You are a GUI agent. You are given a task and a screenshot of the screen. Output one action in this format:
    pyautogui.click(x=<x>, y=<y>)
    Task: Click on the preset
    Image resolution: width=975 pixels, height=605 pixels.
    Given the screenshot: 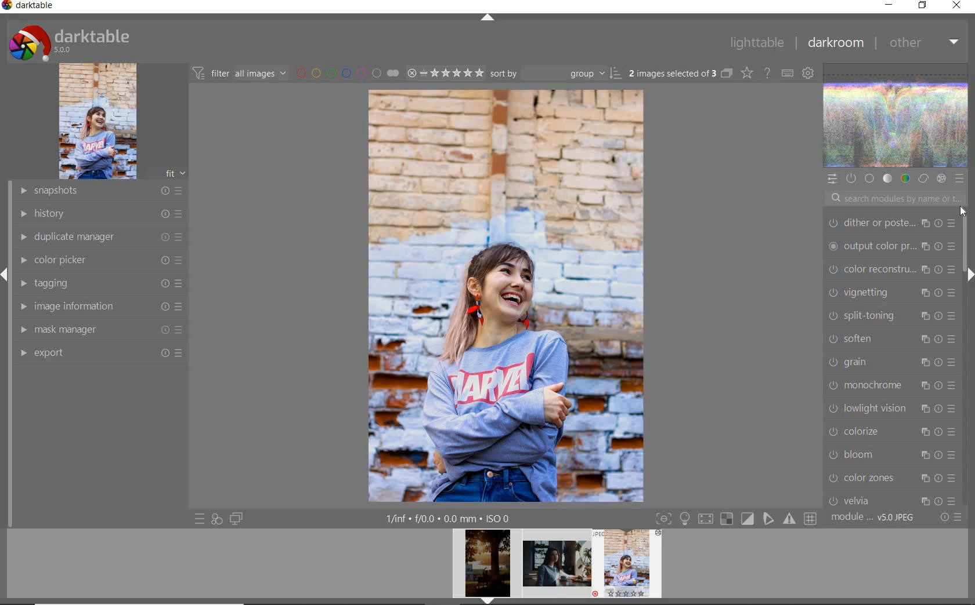 What is the action you would take?
    pyautogui.click(x=960, y=178)
    